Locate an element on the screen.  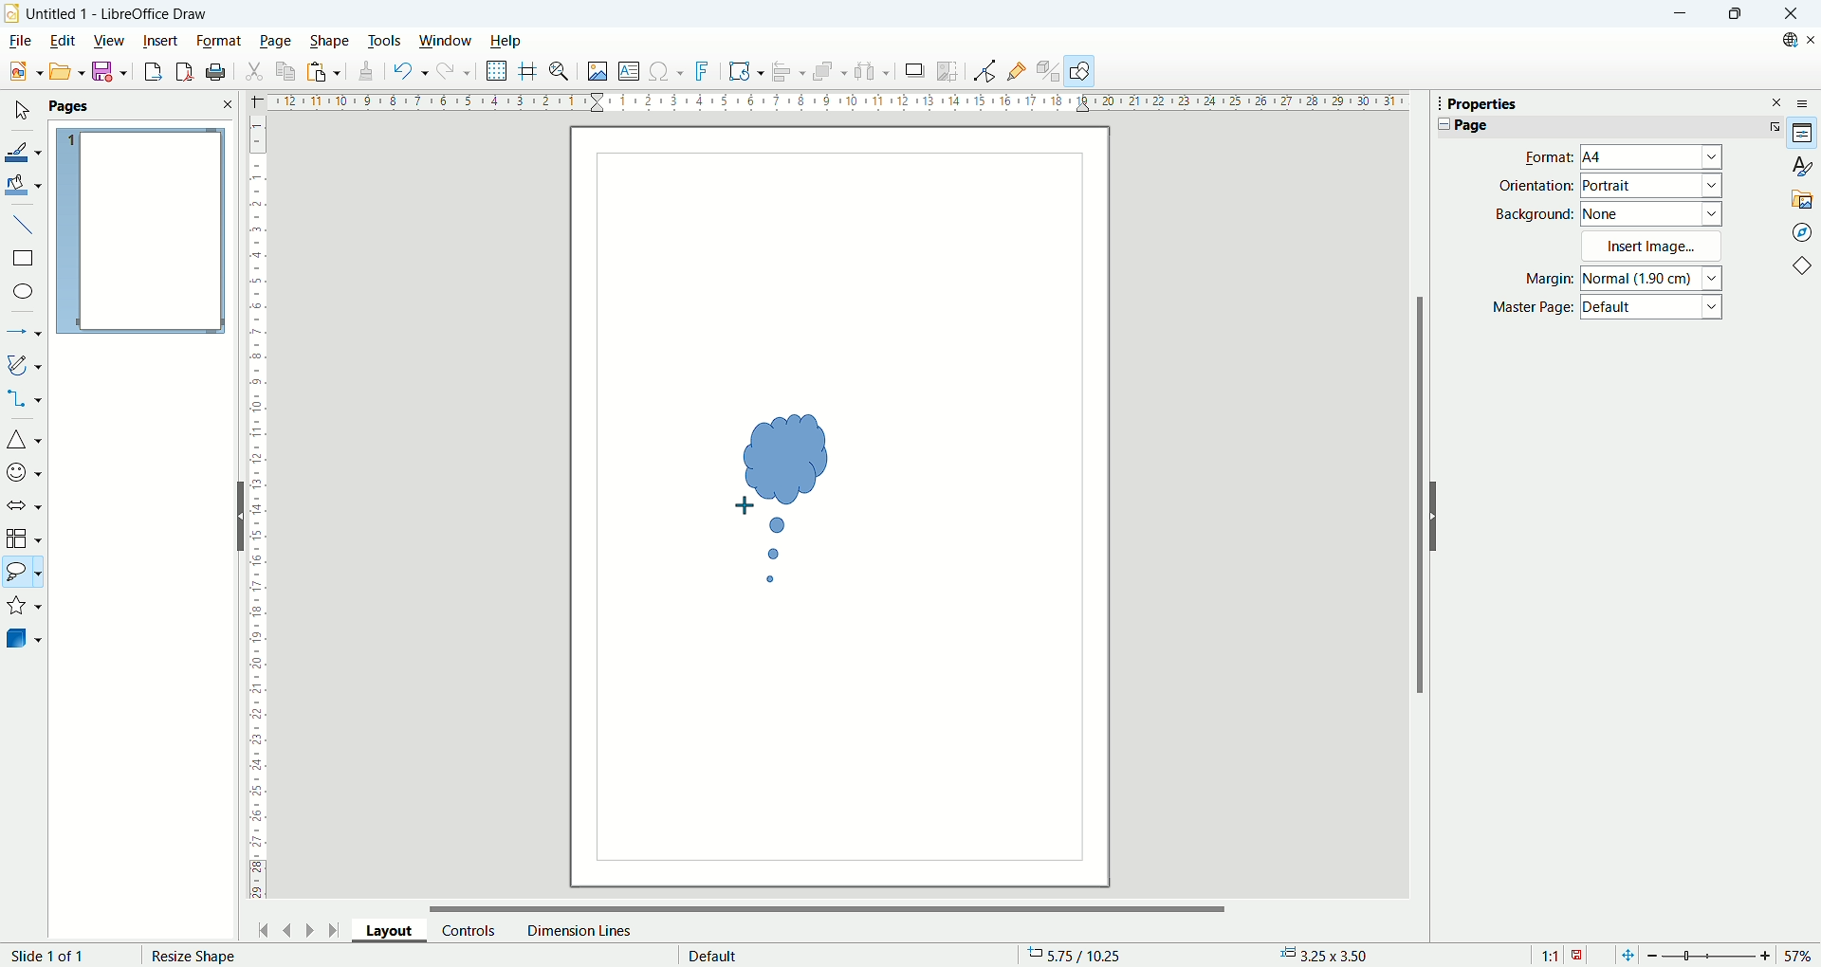
Orientaion is located at coordinates (1536, 185).